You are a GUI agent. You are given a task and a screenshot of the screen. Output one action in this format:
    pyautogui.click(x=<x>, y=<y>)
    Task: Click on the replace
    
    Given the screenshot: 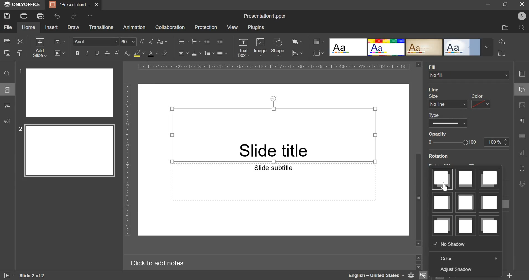 What is the action you would take?
    pyautogui.click(x=501, y=41)
    